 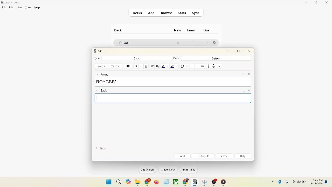 I want to click on learn, so click(x=192, y=30).